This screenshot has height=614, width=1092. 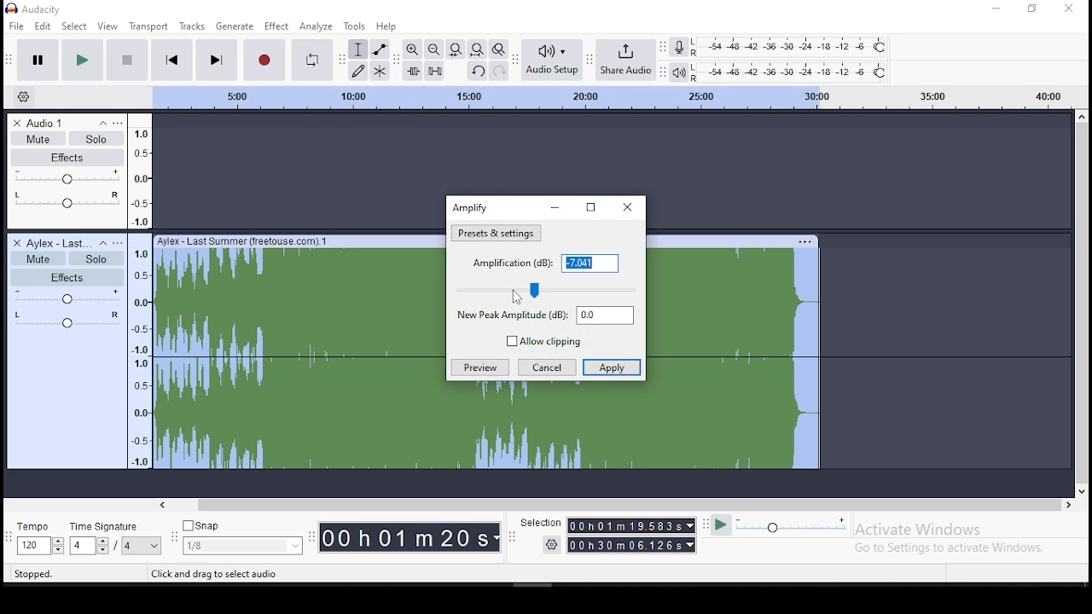 I want to click on edit, so click(x=43, y=26).